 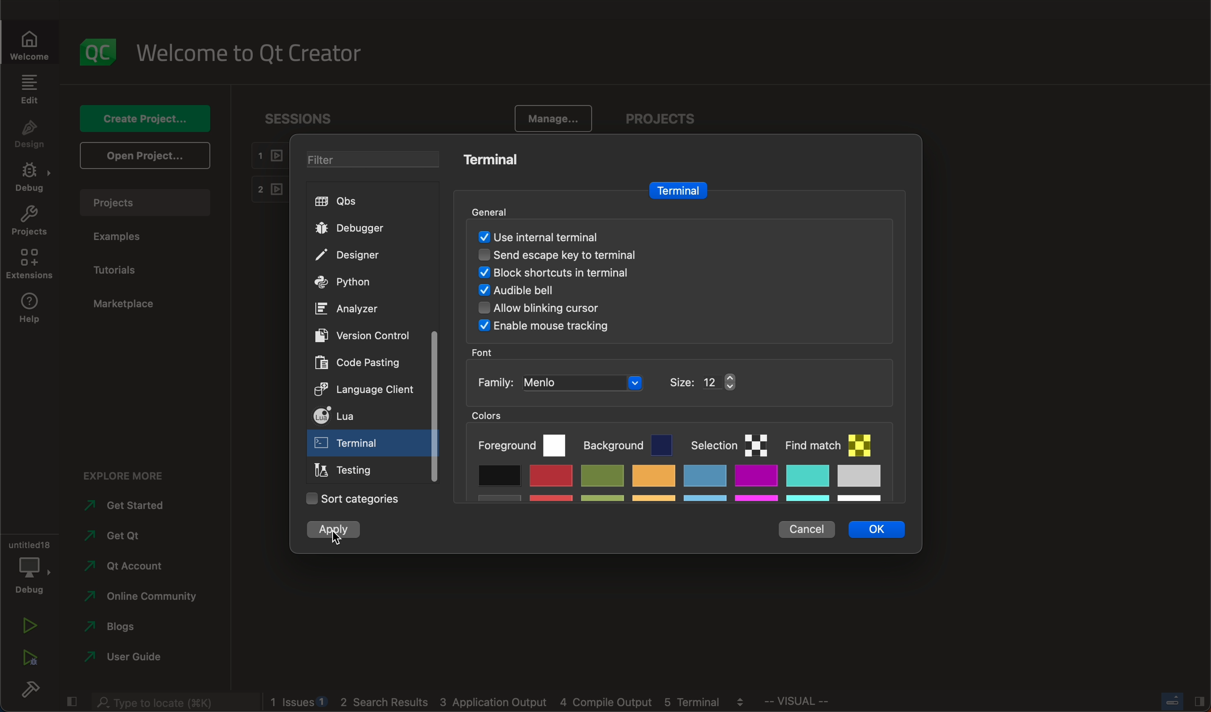 What do you see at coordinates (357, 255) in the screenshot?
I see `designer` at bounding box center [357, 255].